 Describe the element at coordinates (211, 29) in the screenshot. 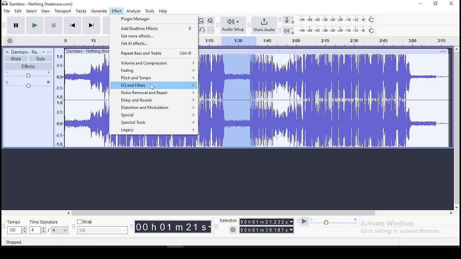

I see `redo` at that location.